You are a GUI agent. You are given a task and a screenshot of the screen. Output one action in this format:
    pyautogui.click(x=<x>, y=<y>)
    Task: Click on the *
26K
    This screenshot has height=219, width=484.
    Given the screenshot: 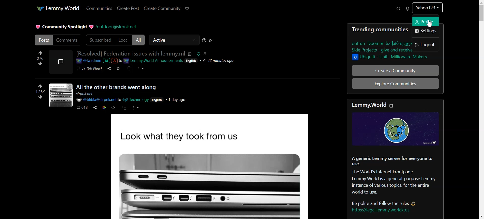 What is the action you would take?
    pyautogui.click(x=42, y=89)
    